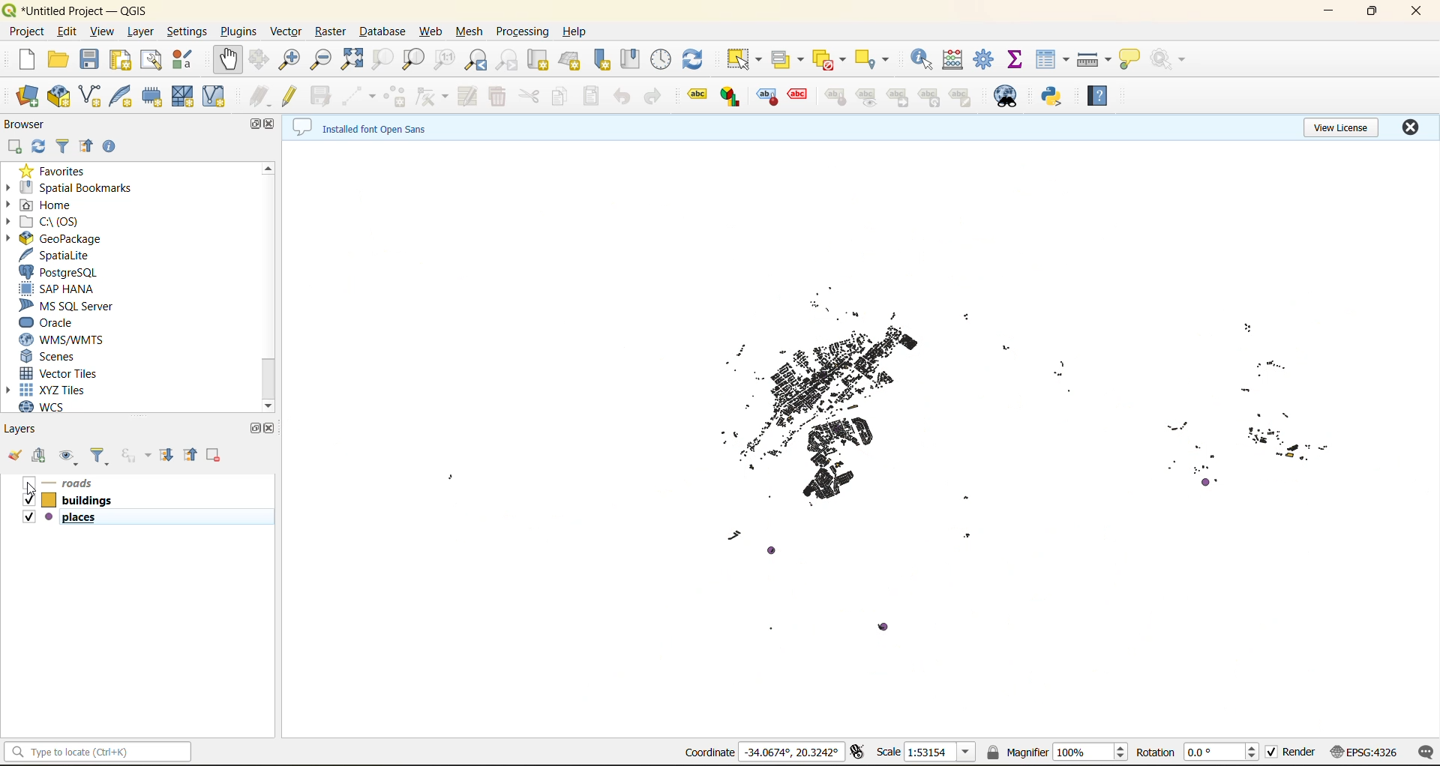 This screenshot has height=766, width=1440. Describe the element at coordinates (31, 127) in the screenshot. I see `browser` at that location.